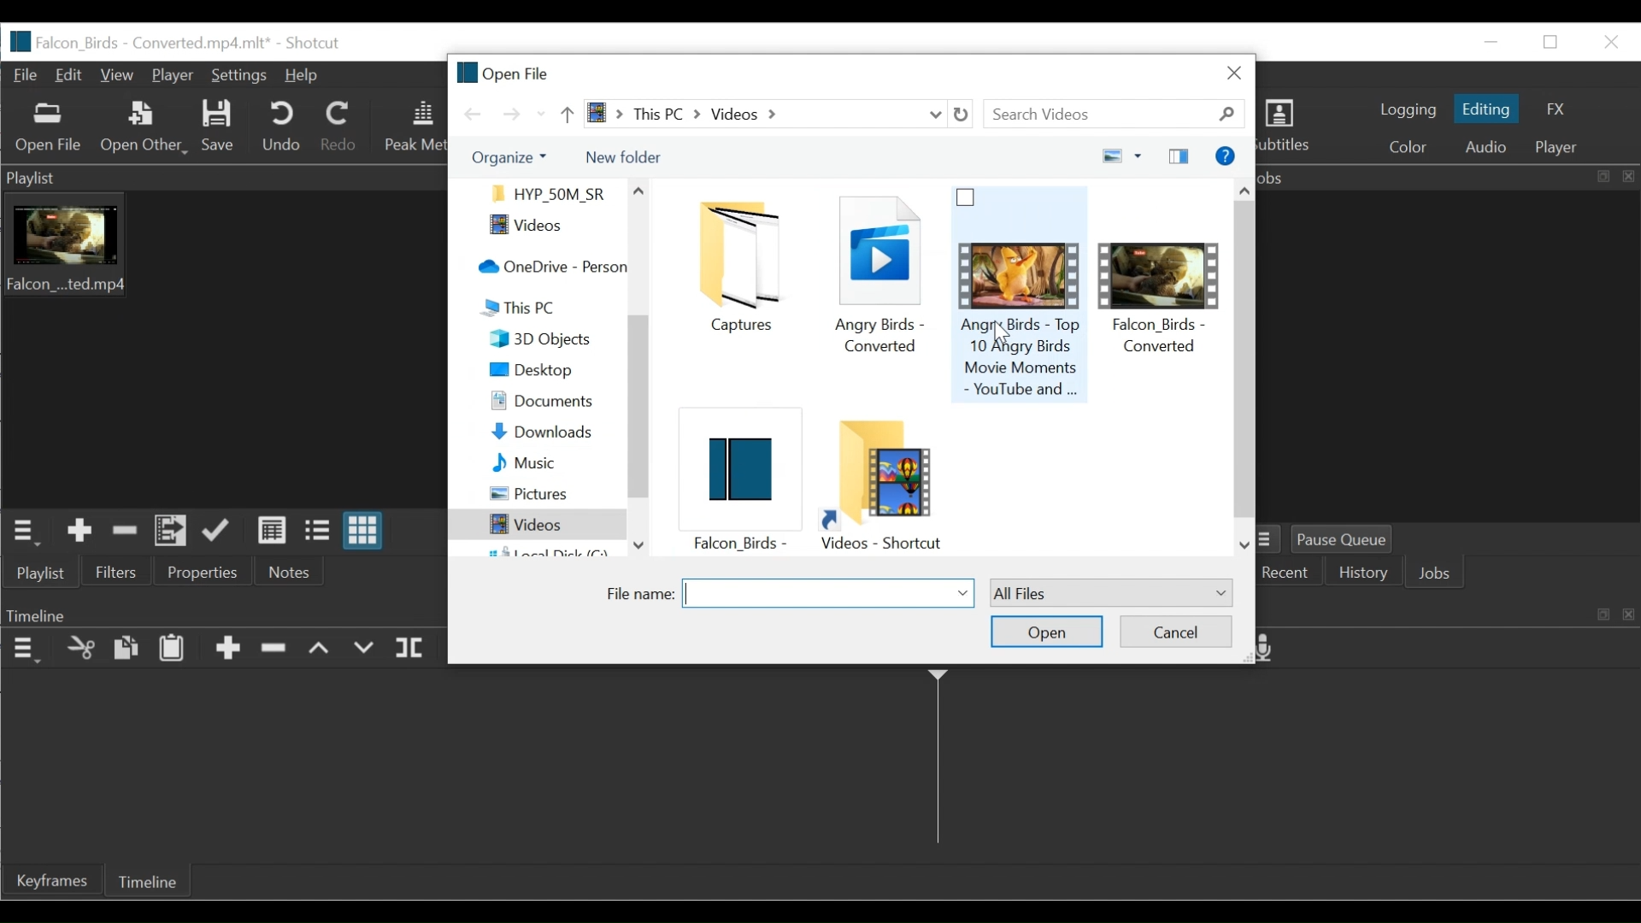  I want to click on Path, so click(751, 114).